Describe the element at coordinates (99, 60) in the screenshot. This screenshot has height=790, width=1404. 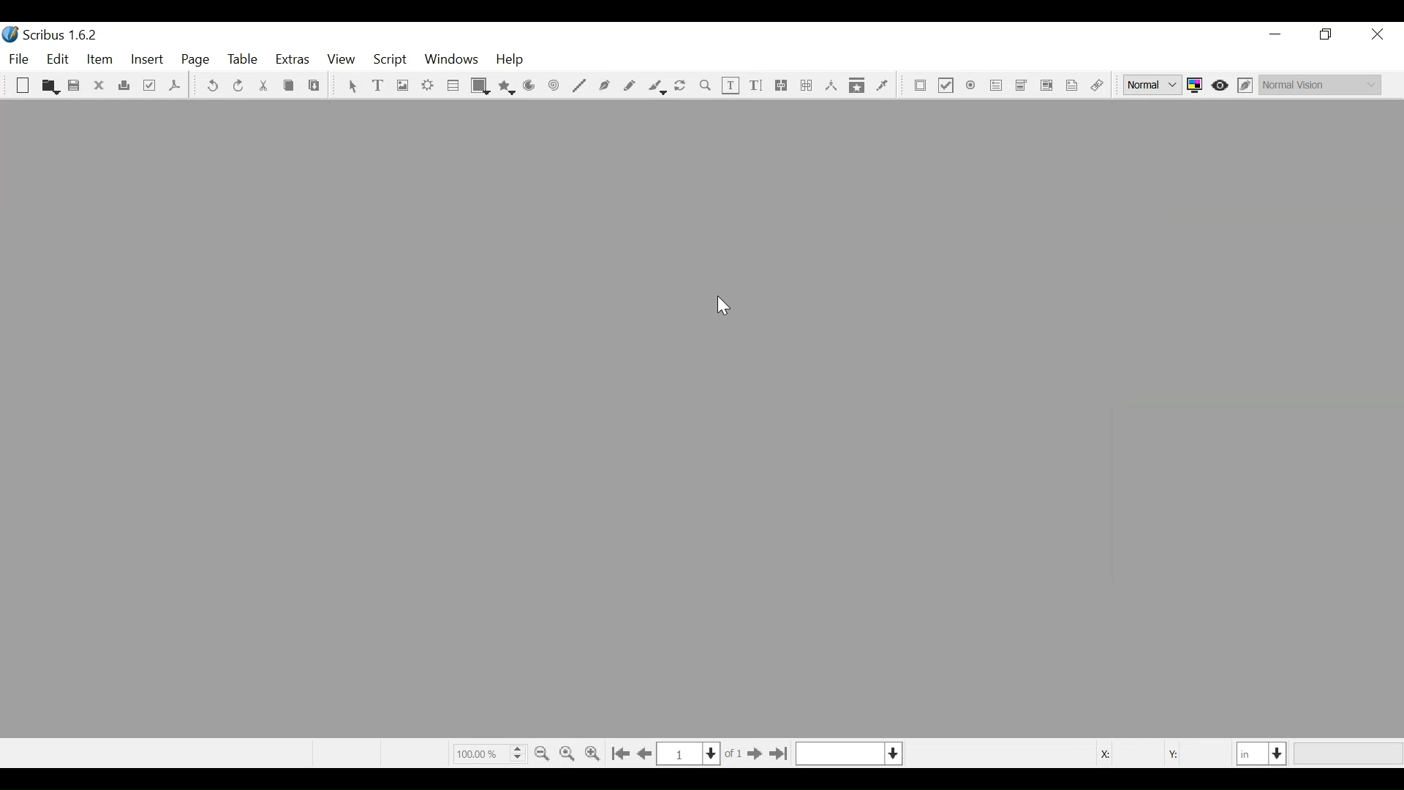
I see `Item` at that location.